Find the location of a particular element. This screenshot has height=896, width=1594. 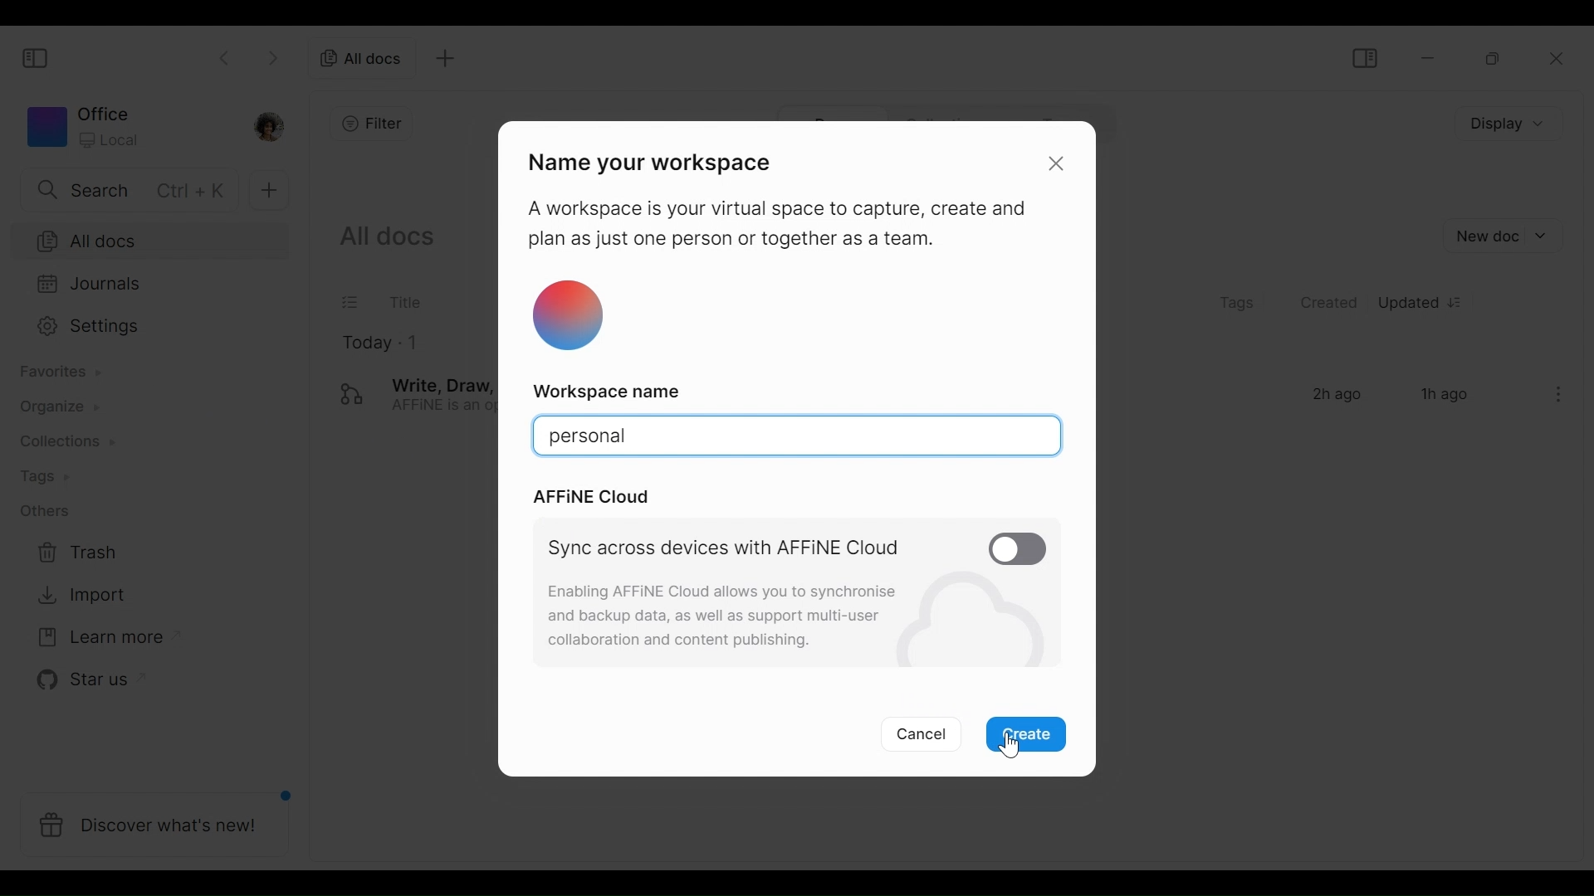

Profile photo is located at coordinates (275, 128).